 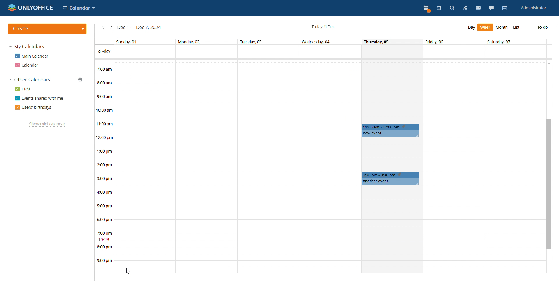 What do you see at coordinates (252, 42) in the screenshot?
I see `Tuesday, 03` at bounding box center [252, 42].